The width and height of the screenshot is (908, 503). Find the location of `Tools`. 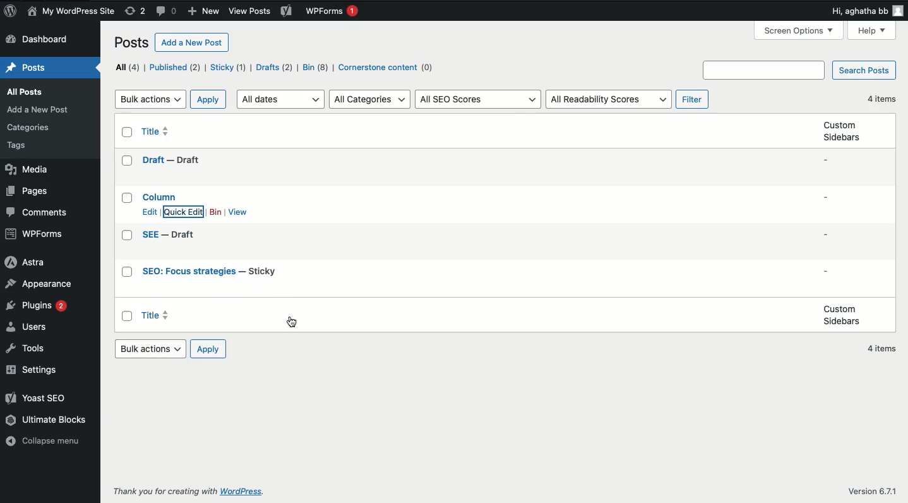

Tools is located at coordinates (30, 350).